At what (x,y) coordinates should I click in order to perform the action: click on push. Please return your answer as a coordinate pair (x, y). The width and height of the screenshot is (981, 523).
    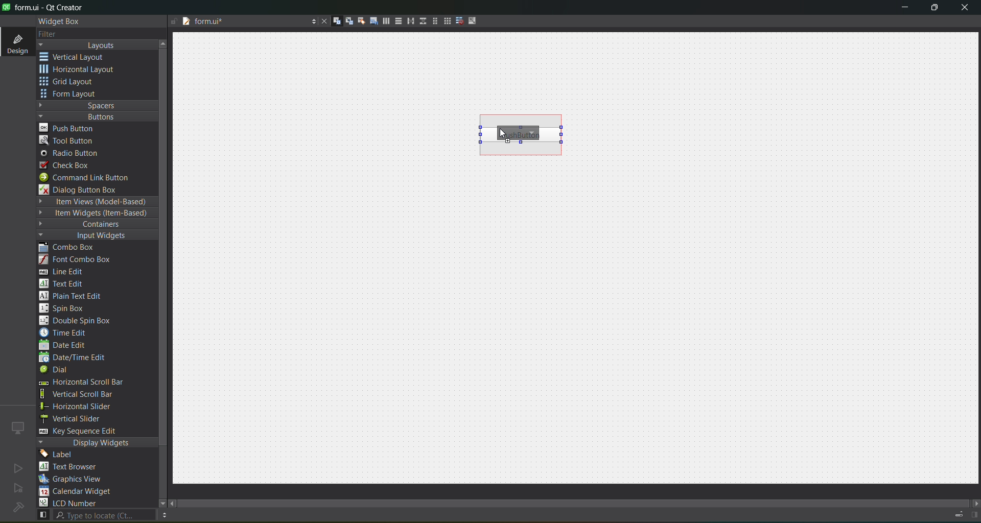
    Looking at the image, I should click on (68, 127).